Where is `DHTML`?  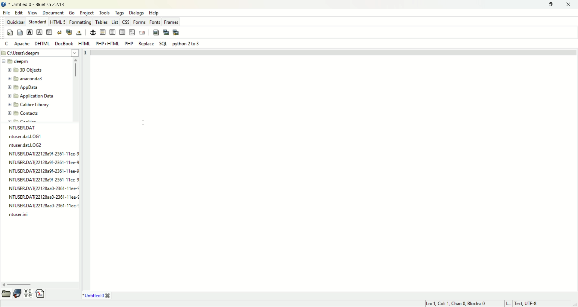 DHTML is located at coordinates (42, 43).